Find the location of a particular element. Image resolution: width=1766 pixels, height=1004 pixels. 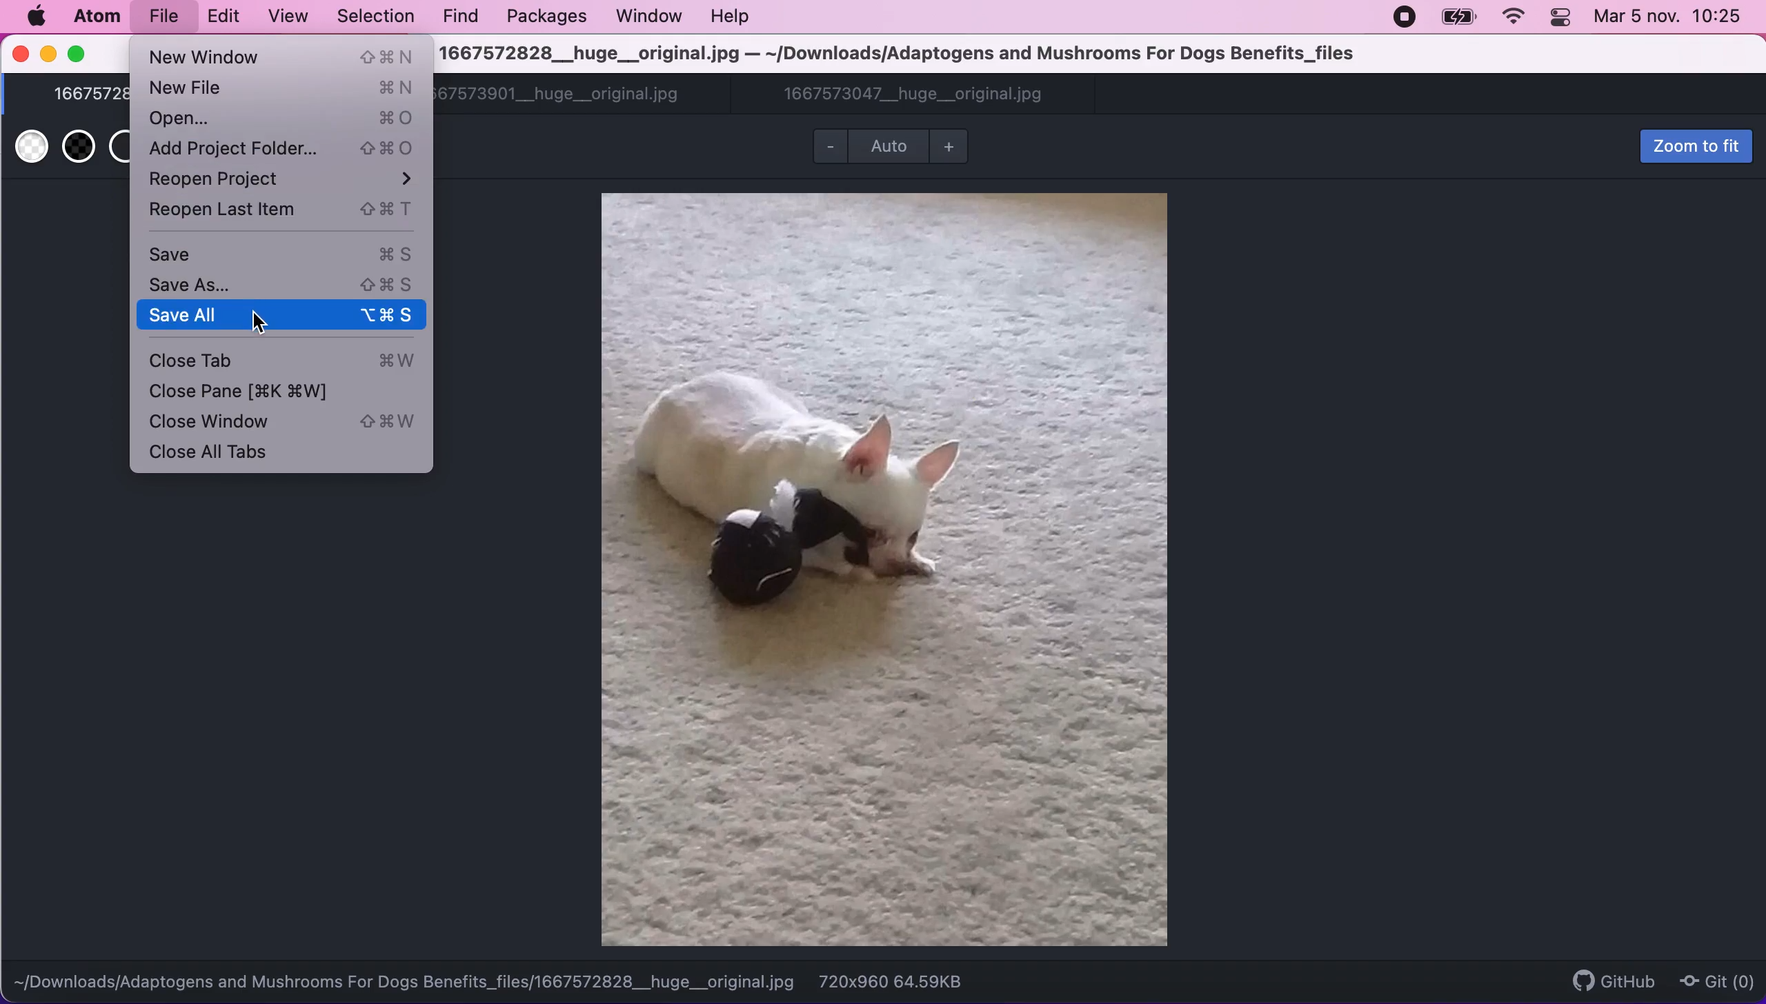

1667573047__huge__original.jpg is located at coordinates (915, 97).